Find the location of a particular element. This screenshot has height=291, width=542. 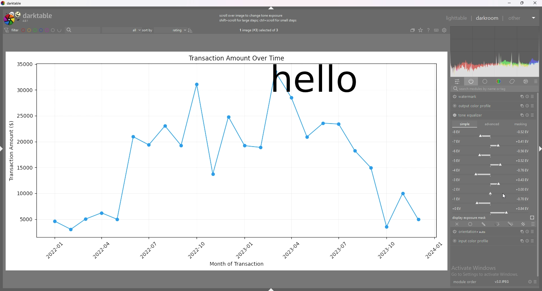

blending options is located at coordinates (532, 224).